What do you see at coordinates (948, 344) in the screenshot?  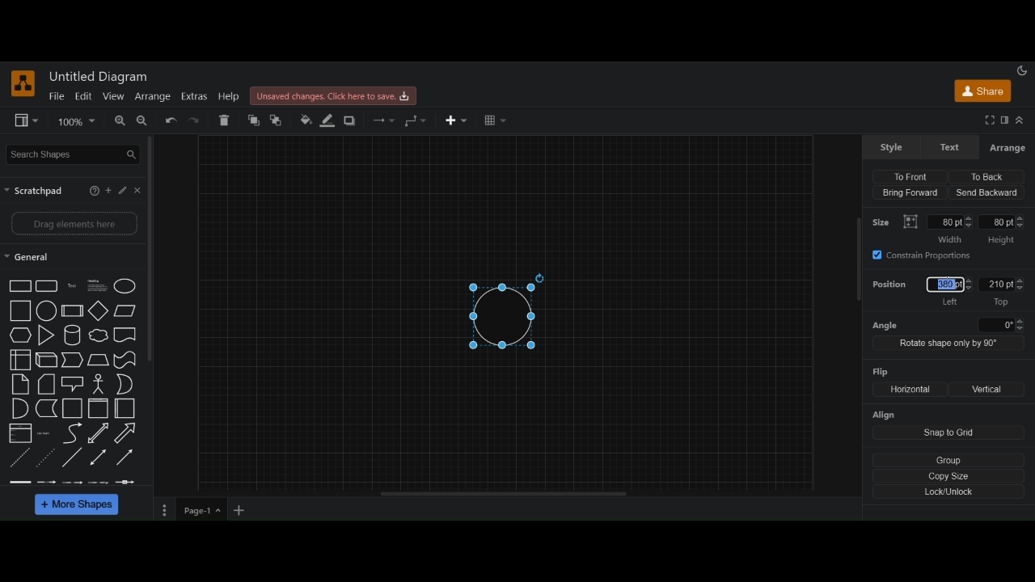 I see `rotate shape only bt 90 degree` at bounding box center [948, 344].